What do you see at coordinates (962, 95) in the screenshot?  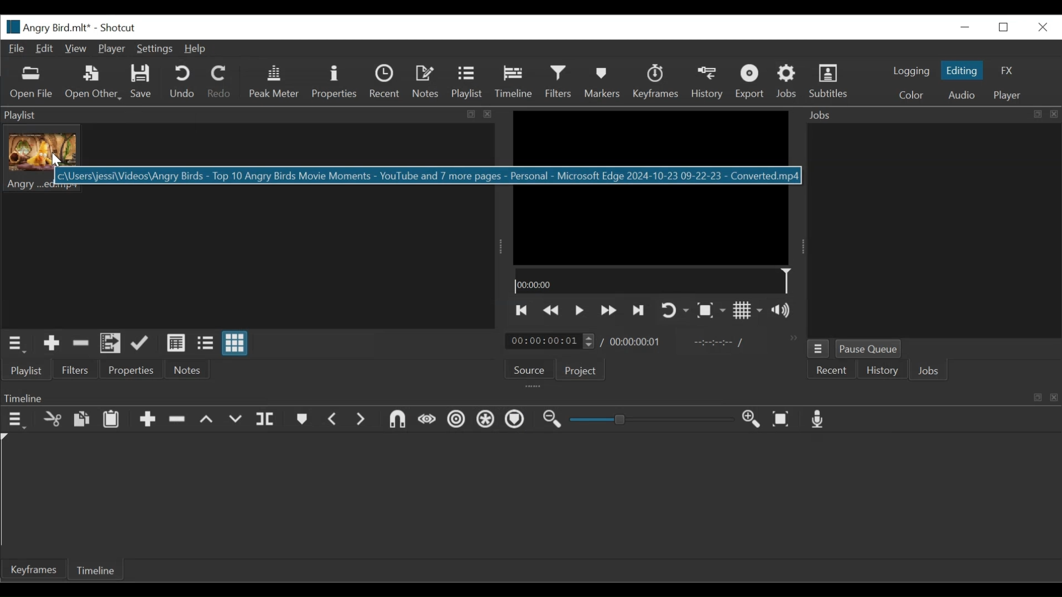 I see `Audio` at bounding box center [962, 95].